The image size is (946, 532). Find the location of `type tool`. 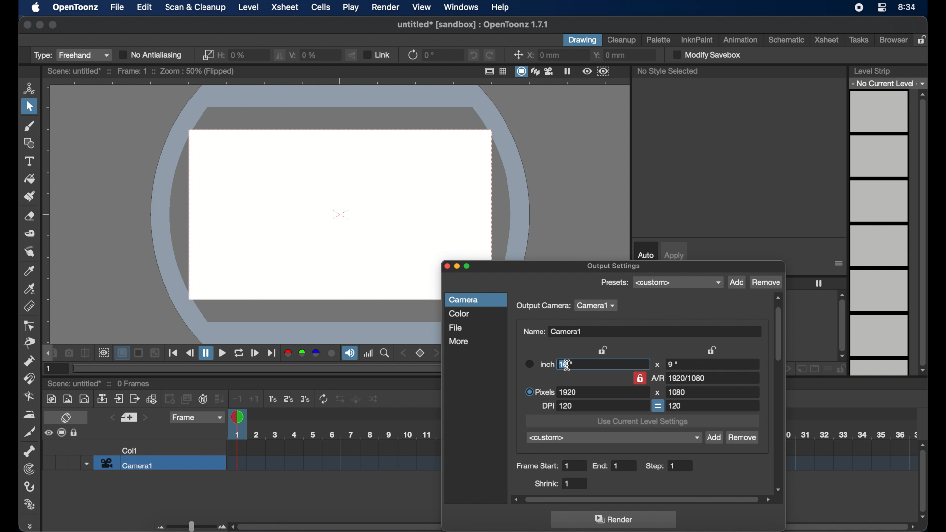

type tool is located at coordinates (30, 161).